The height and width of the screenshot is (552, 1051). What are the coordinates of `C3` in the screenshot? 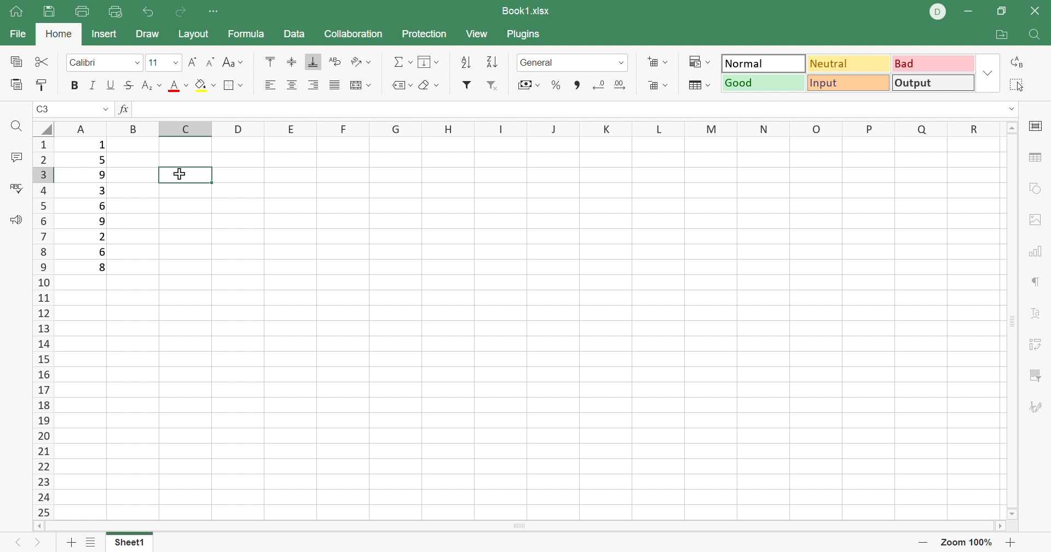 It's located at (47, 108).